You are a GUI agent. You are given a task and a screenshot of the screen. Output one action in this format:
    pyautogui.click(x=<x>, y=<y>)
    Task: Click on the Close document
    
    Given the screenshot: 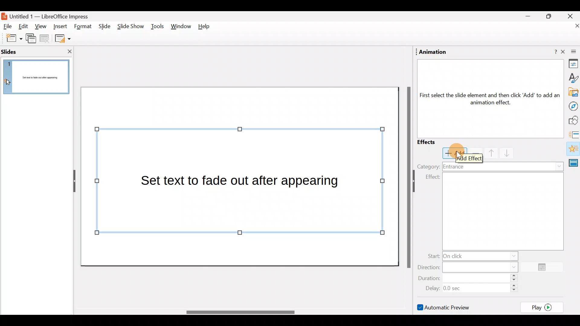 What is the action you would take?
    pyautogui.click(x=571, y=26)
    